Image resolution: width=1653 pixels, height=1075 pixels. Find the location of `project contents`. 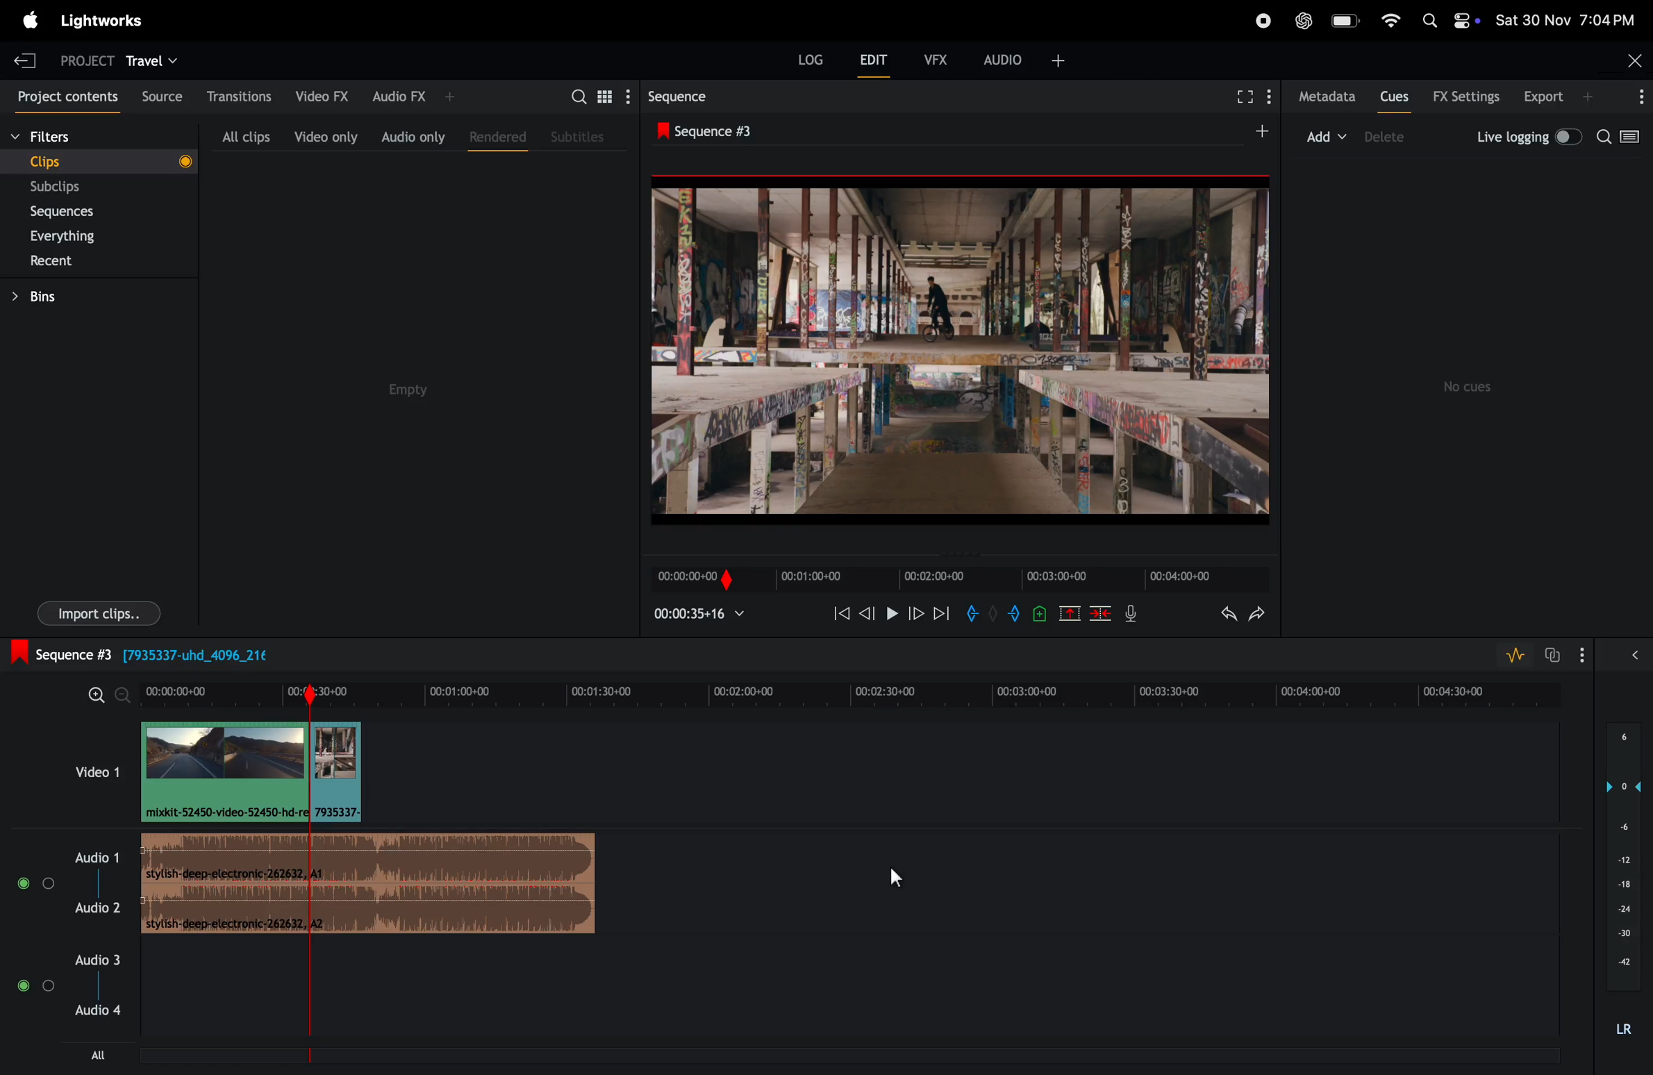

project contents is located at coordinates (61, 94).